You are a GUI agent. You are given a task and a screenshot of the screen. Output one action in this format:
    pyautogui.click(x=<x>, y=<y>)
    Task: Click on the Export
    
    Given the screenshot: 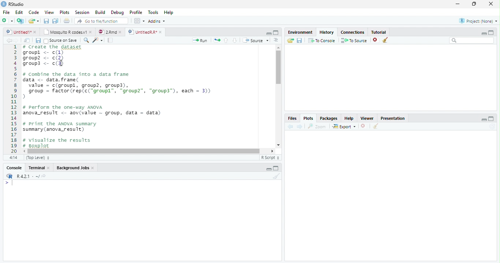 What is the action you would take?
    pyautogui.click(x=344, y=126)
    